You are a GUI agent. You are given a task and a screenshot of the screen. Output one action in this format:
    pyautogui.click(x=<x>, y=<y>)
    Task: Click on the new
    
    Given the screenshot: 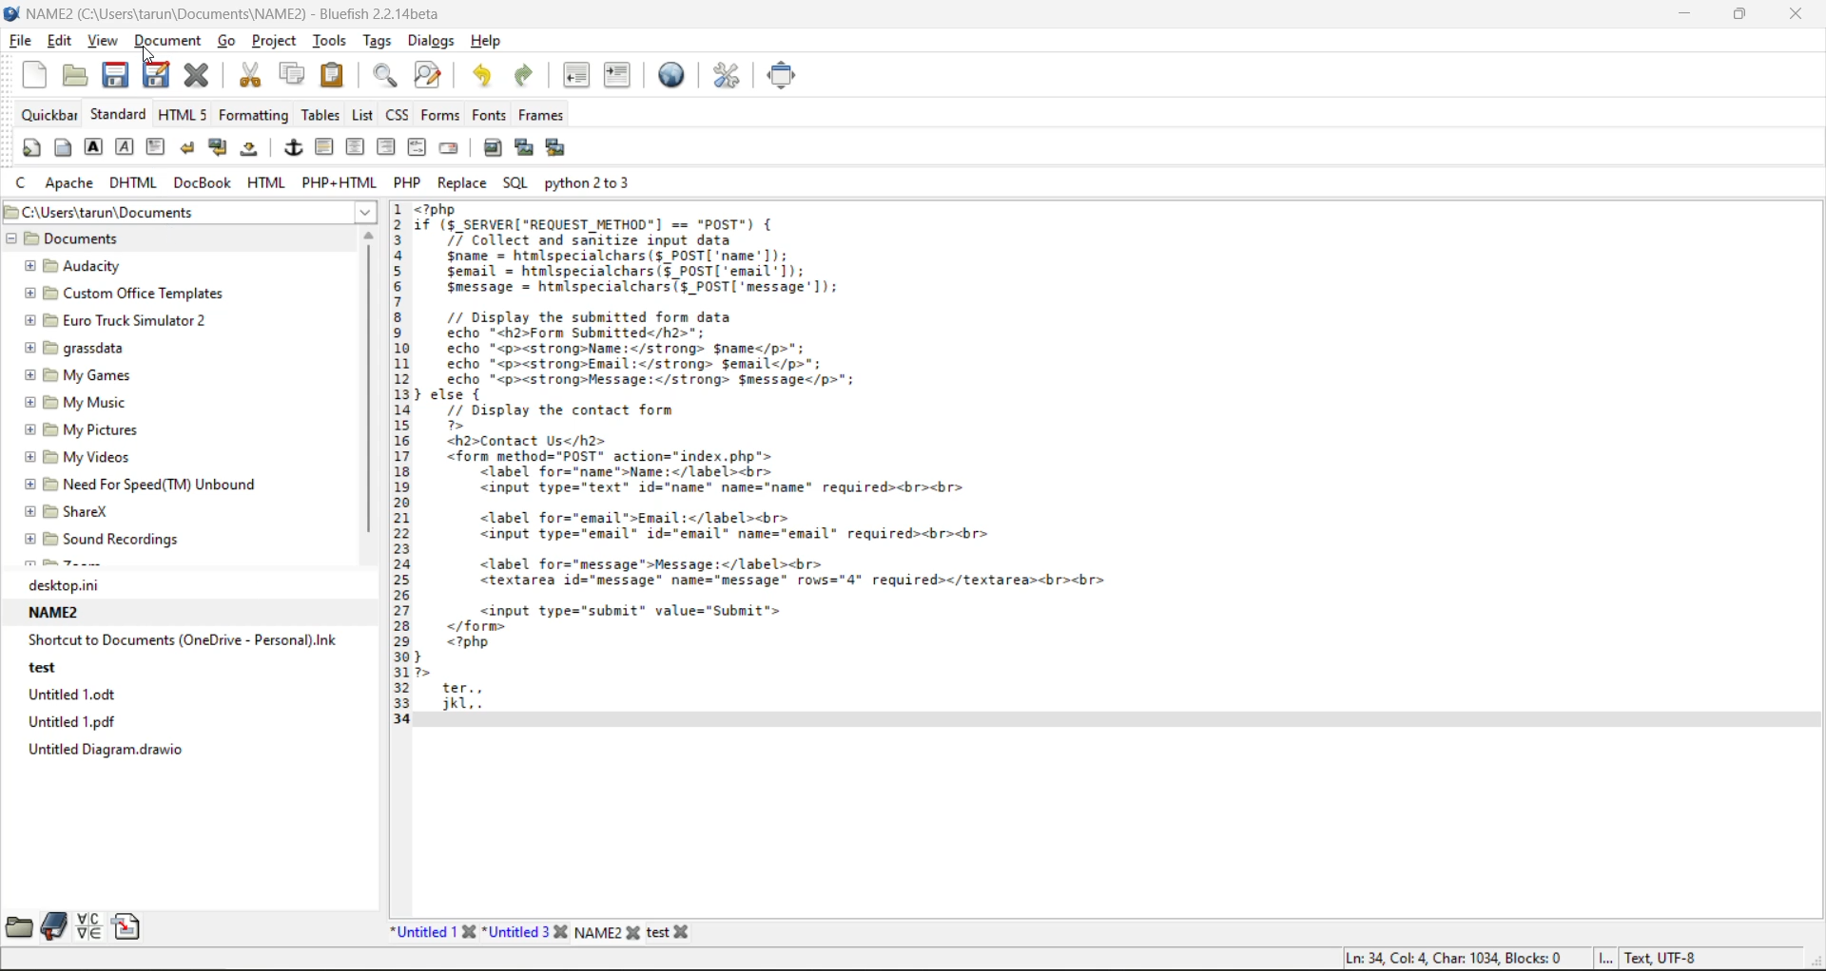 What is the action you would take?
    pyautogui.click(x=38, y=72)
    